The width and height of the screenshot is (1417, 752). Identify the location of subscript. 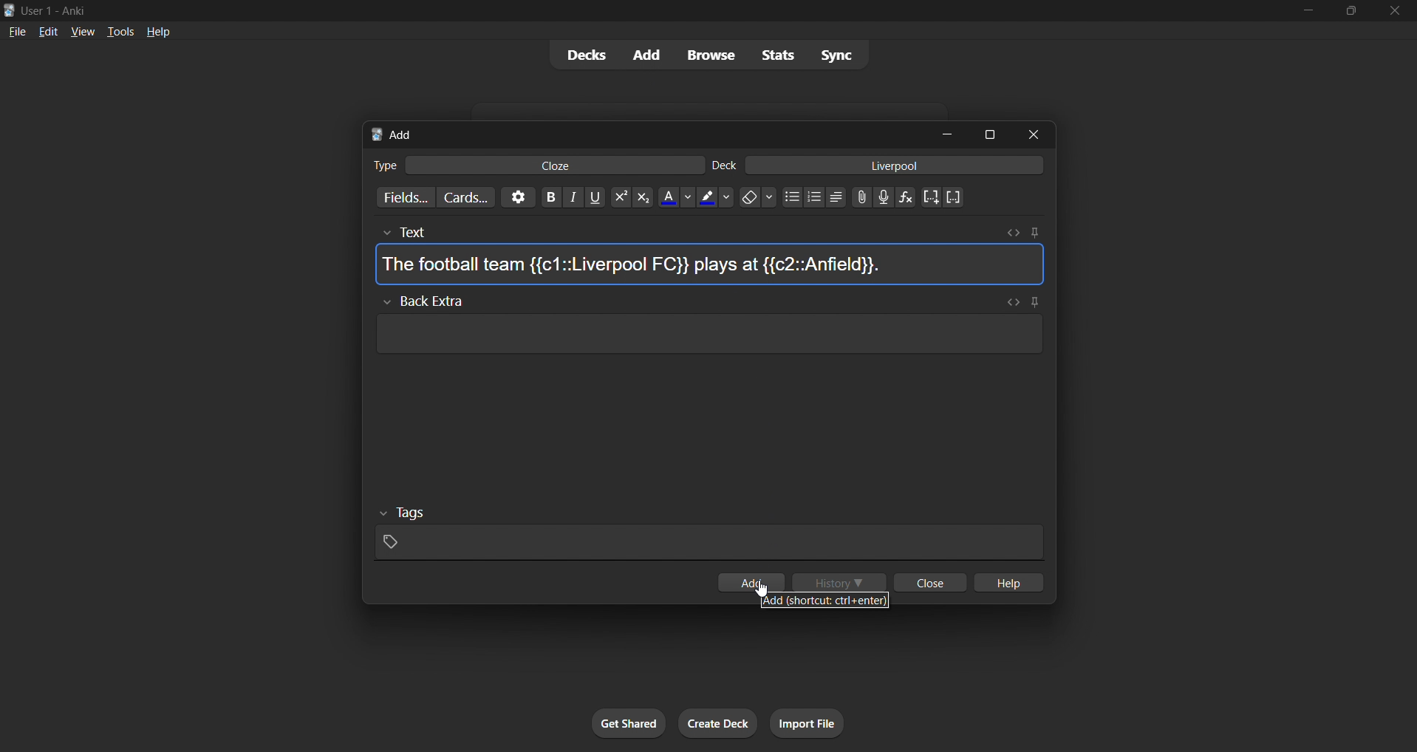
(641, 202).